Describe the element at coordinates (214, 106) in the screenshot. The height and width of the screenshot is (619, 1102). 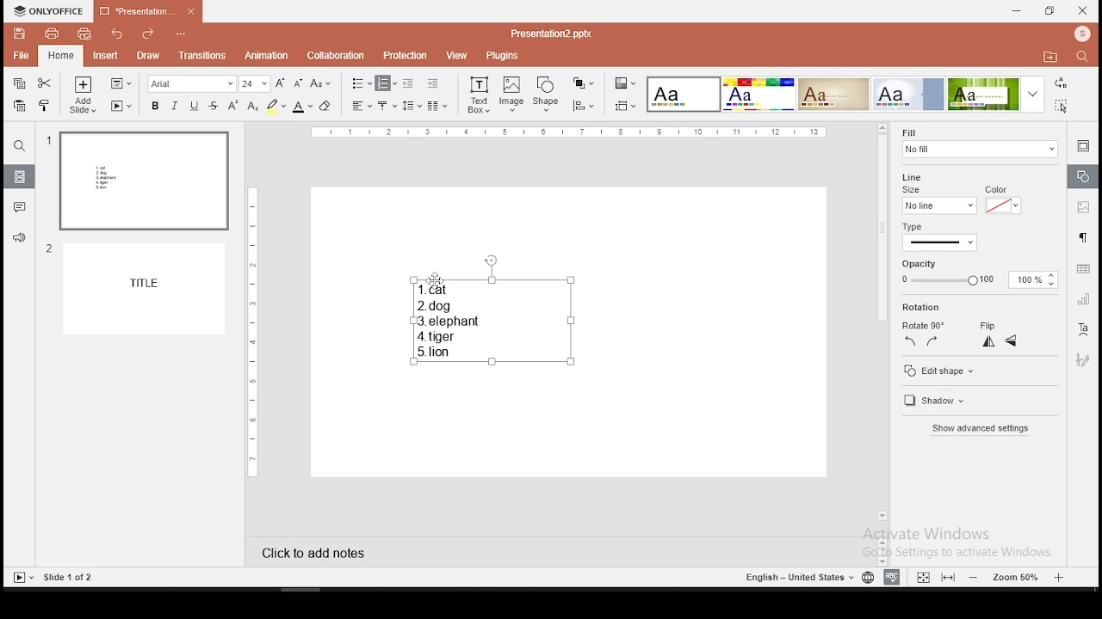
I see `strikethrough` at that location.